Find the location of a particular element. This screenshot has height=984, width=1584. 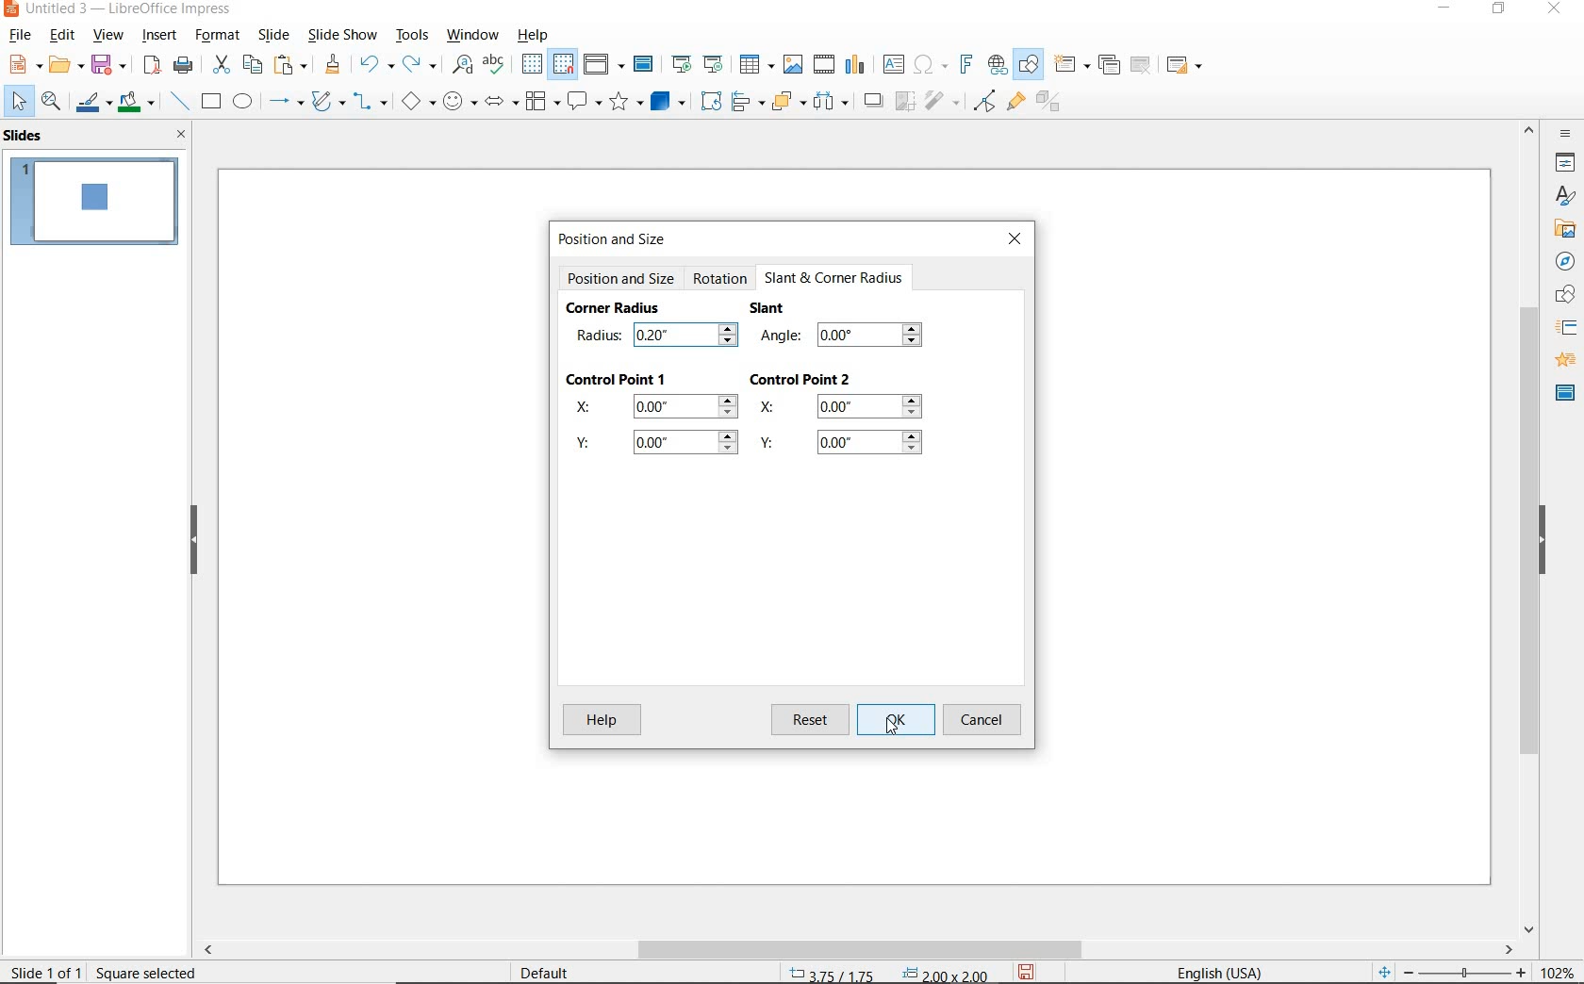

RESET is located at coordinates (810, 718).